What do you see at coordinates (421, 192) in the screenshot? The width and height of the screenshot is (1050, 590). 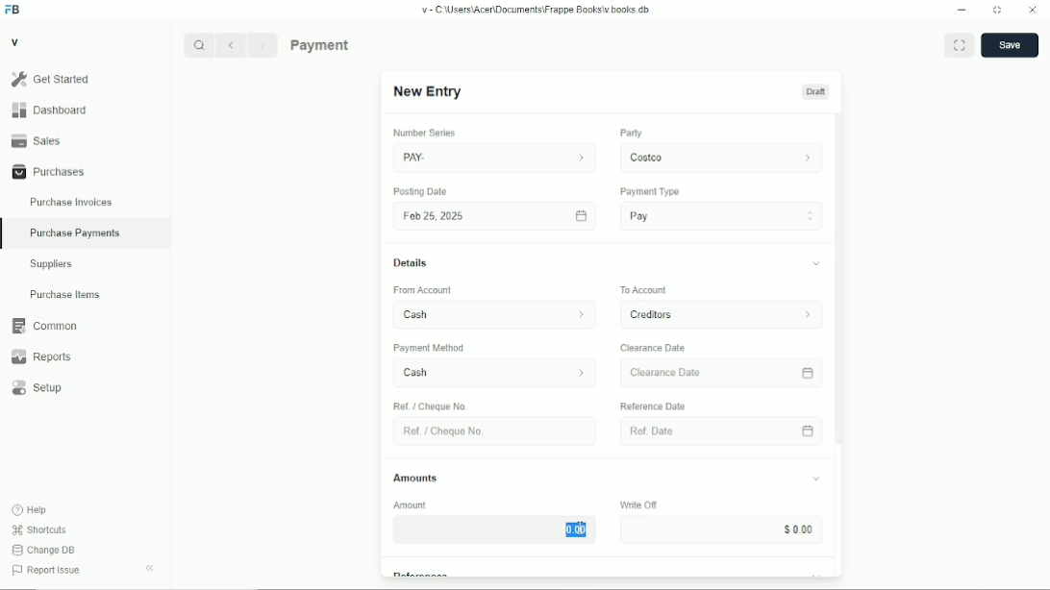 I see `Posting Date` at bounding box center [421, 192].